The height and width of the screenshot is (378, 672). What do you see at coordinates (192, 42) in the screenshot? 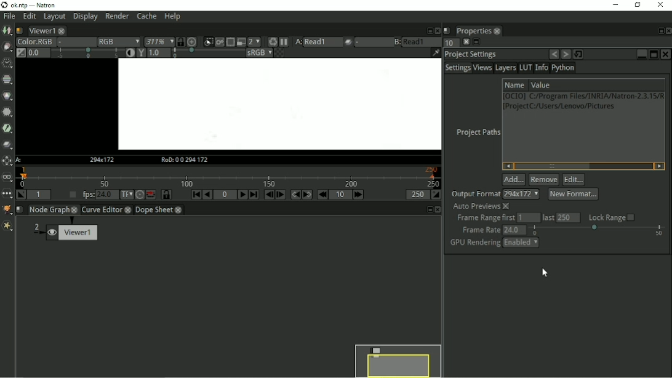
I see `Scale image` at bounding box center [192, 42].